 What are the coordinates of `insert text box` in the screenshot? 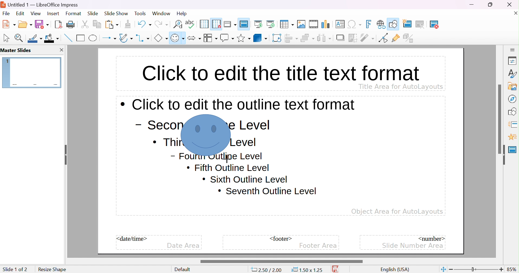 It's located at (340, 24).